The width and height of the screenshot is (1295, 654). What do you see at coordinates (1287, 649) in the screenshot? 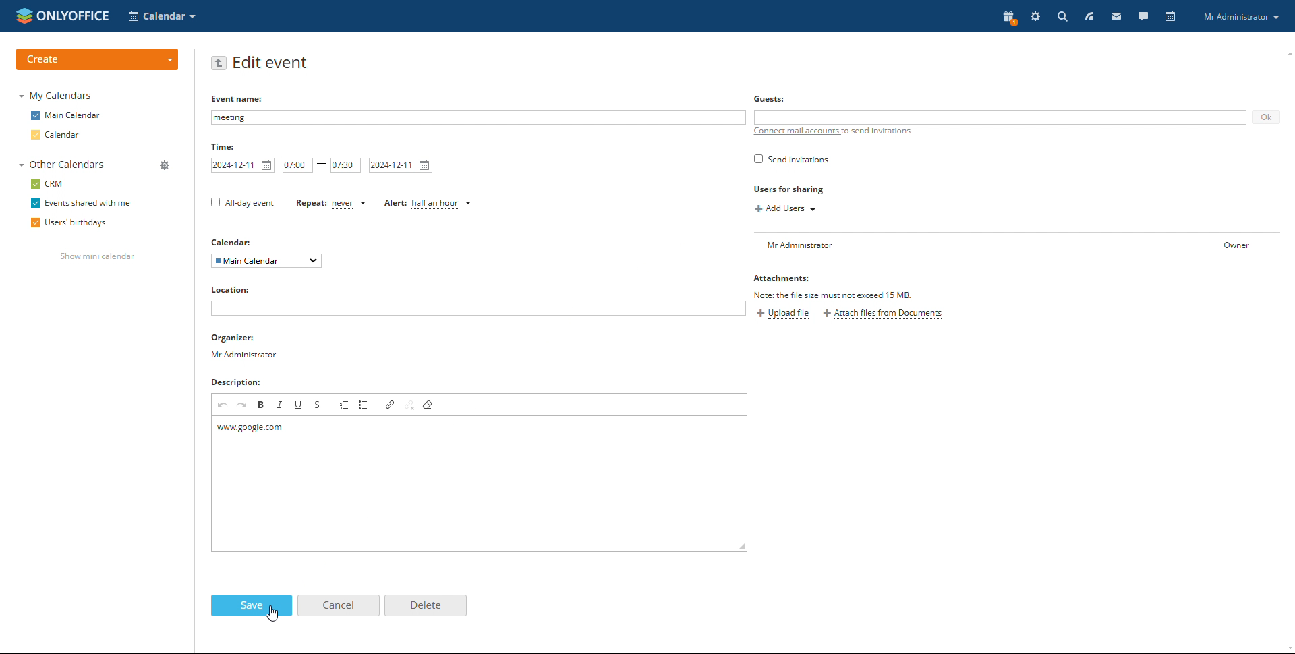
I see `scroll down` at bounding box center [1287, 649].